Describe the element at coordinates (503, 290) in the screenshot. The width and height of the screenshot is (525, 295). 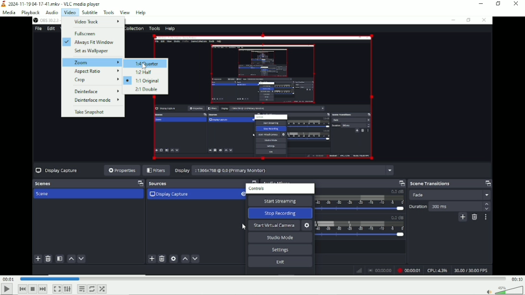
I see `Volume` at that location.